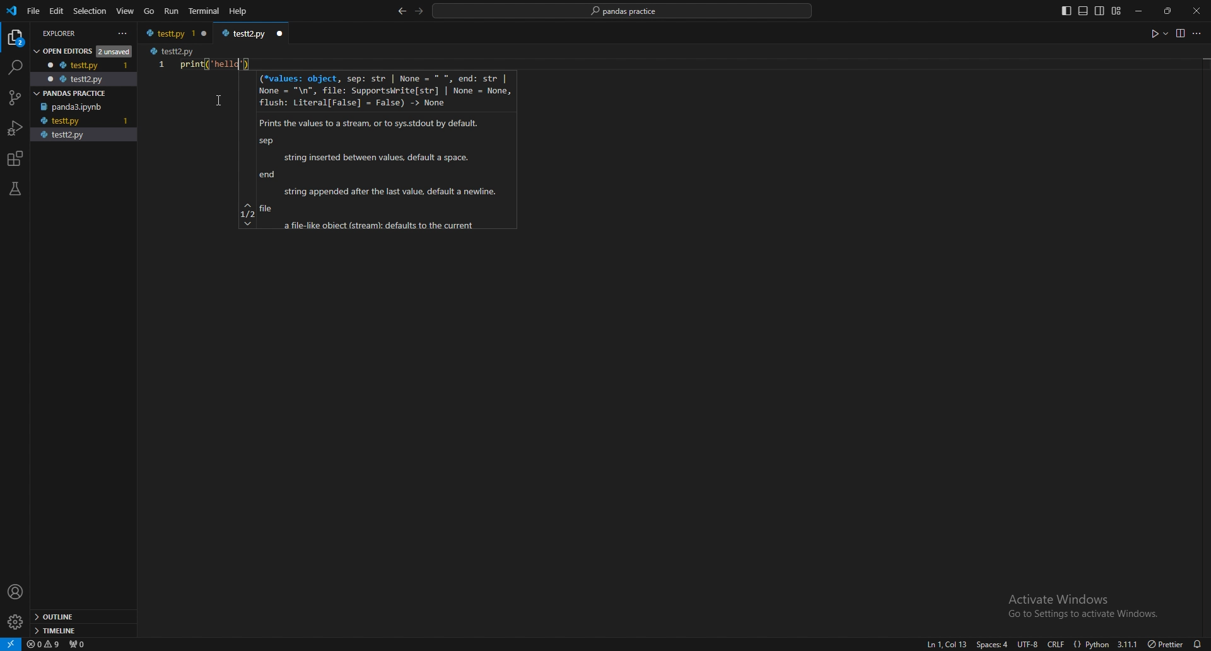 The image size is (1211, 651). Describe the element at coordinates (401, 12) in the screenshot. I see `back` at that location.